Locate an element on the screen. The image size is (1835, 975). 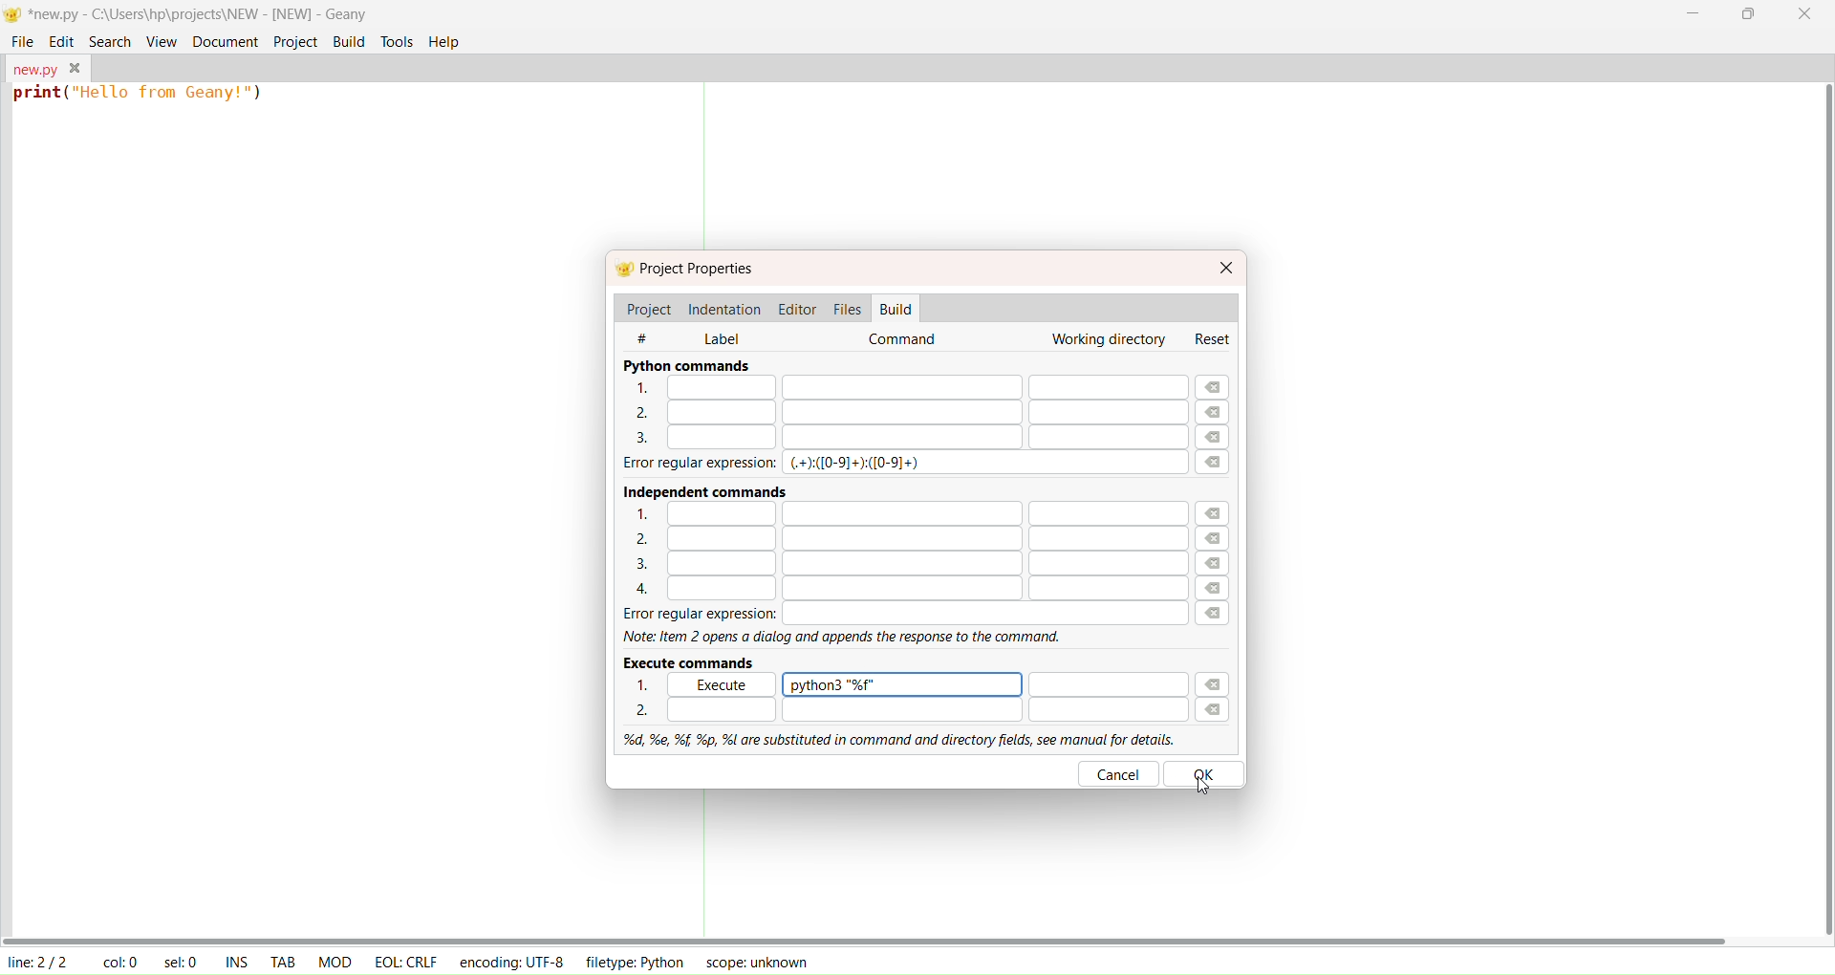
close is located at coordinates (1806, 16).